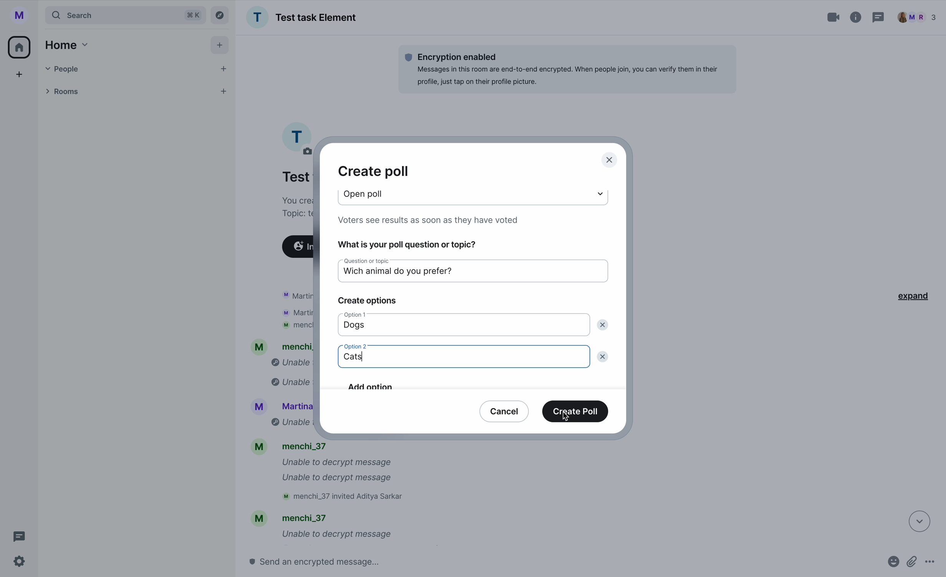  I want to click on what is your poll question or topic?, so click(406, 246).